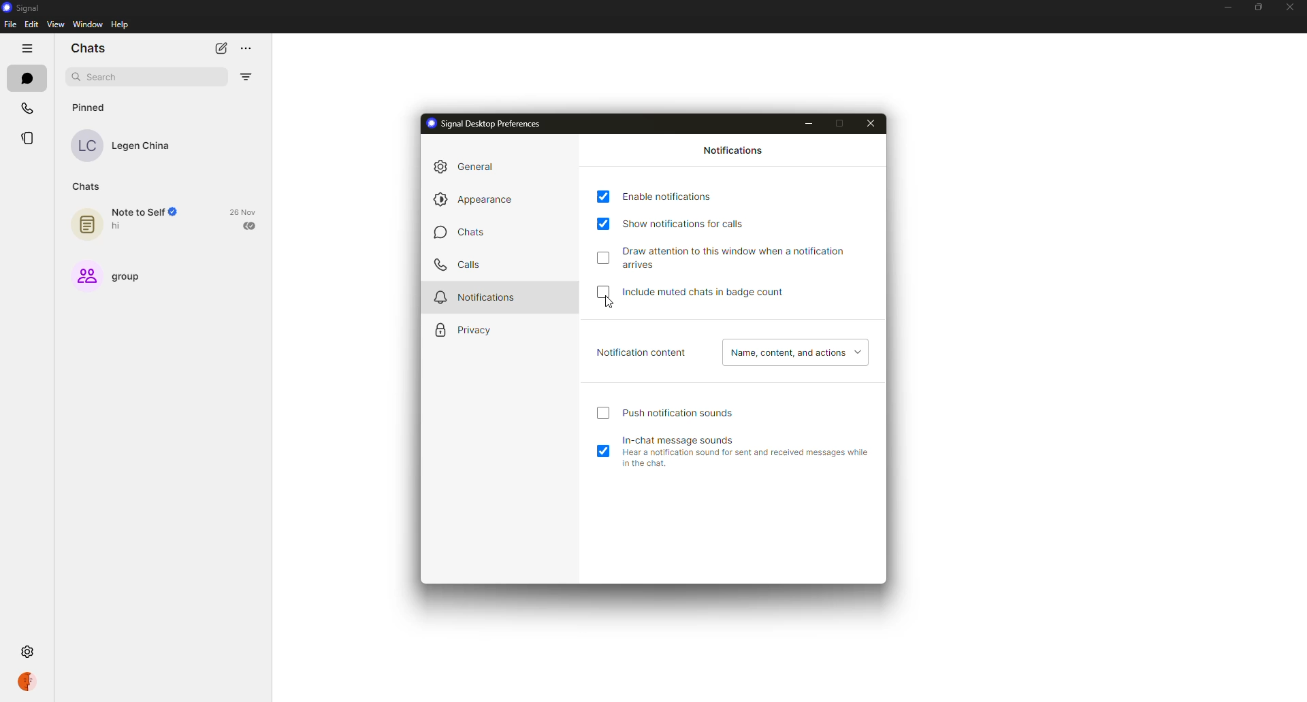 The height and width of the screenshot is (702, 1307). Describe the element at coordinates (18, 7) in the screenshot. I see `signal` at that location.